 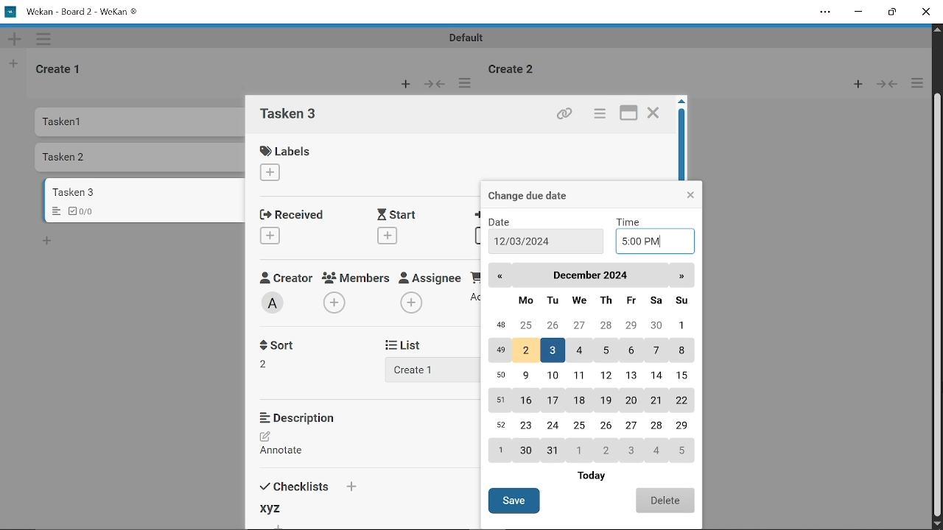 I want to click on Tasken 2, so click(x=97, y=158).